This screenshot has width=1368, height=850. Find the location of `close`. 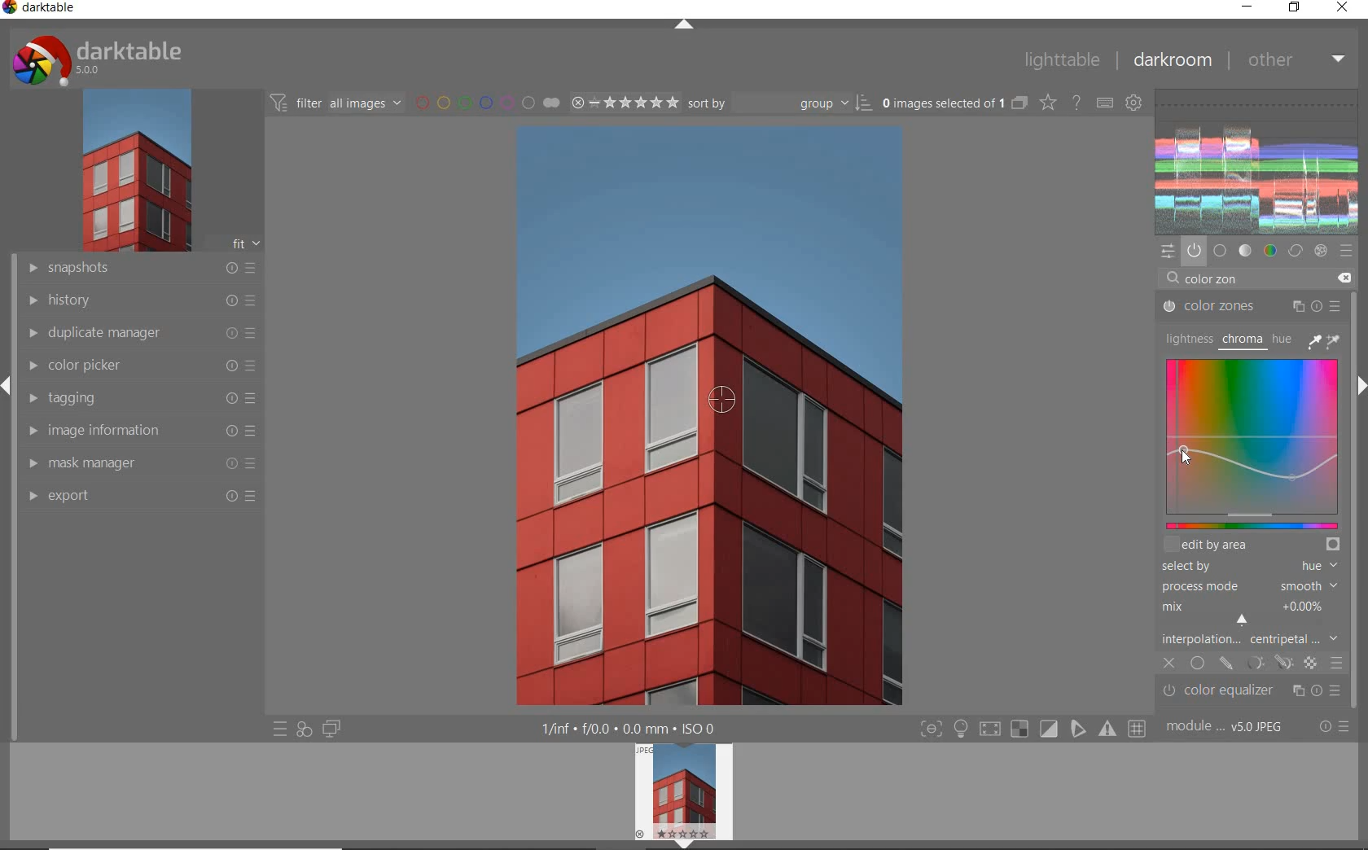

close is located at coordinates (1343, 8).